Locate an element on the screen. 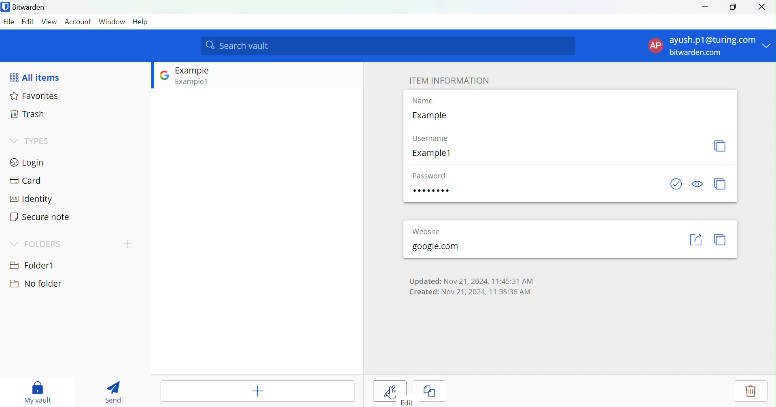 Image resolution: width=776 pixels, height=407 pixels. Updated: Nov 21, 2024, 11:41:11 AM
Created: Nov 21, 2024, 11:35:36 AM is located at coordinates (469, 285).